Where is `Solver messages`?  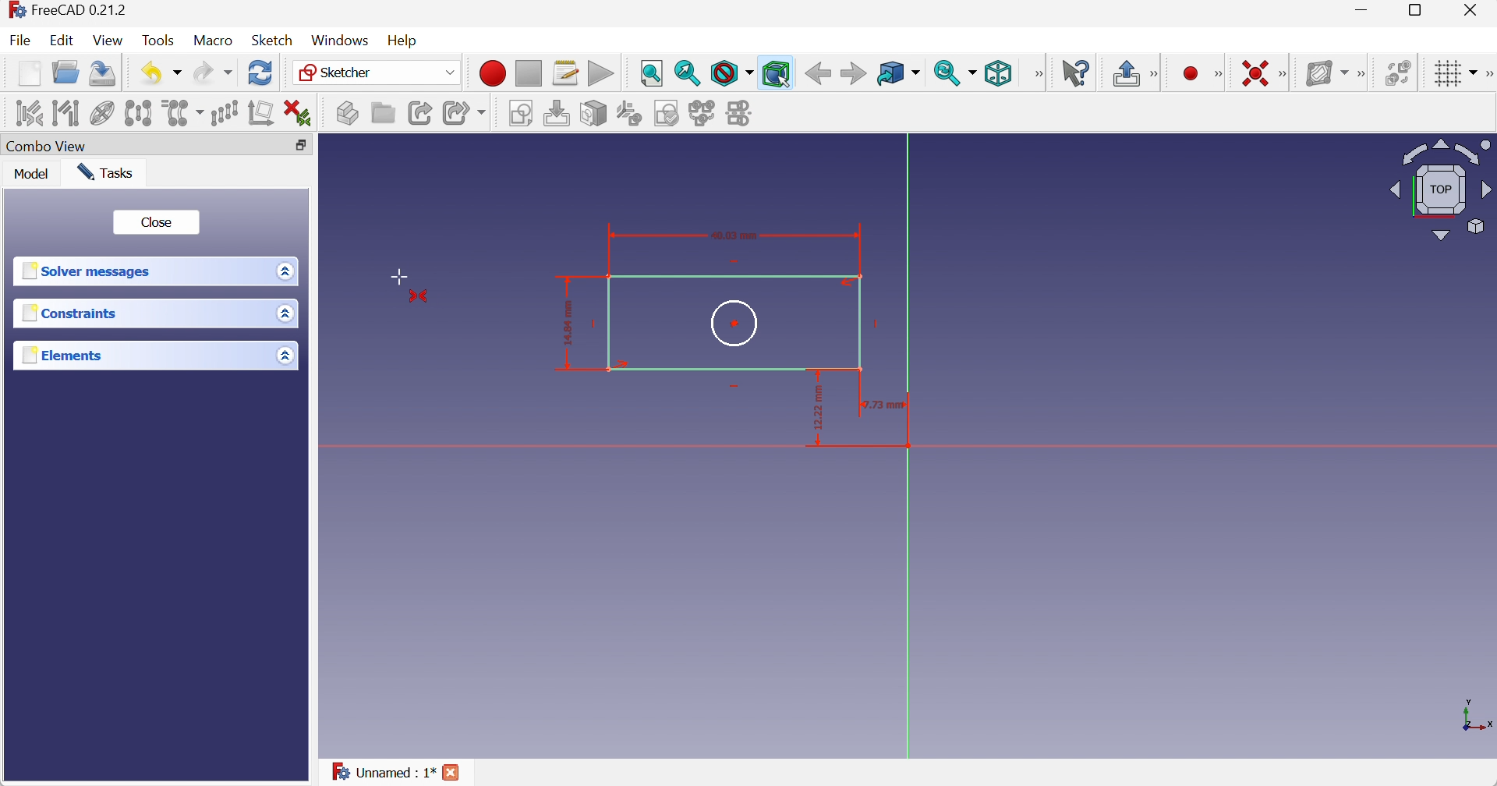 Solver messages is located at coordinates (89, 271).